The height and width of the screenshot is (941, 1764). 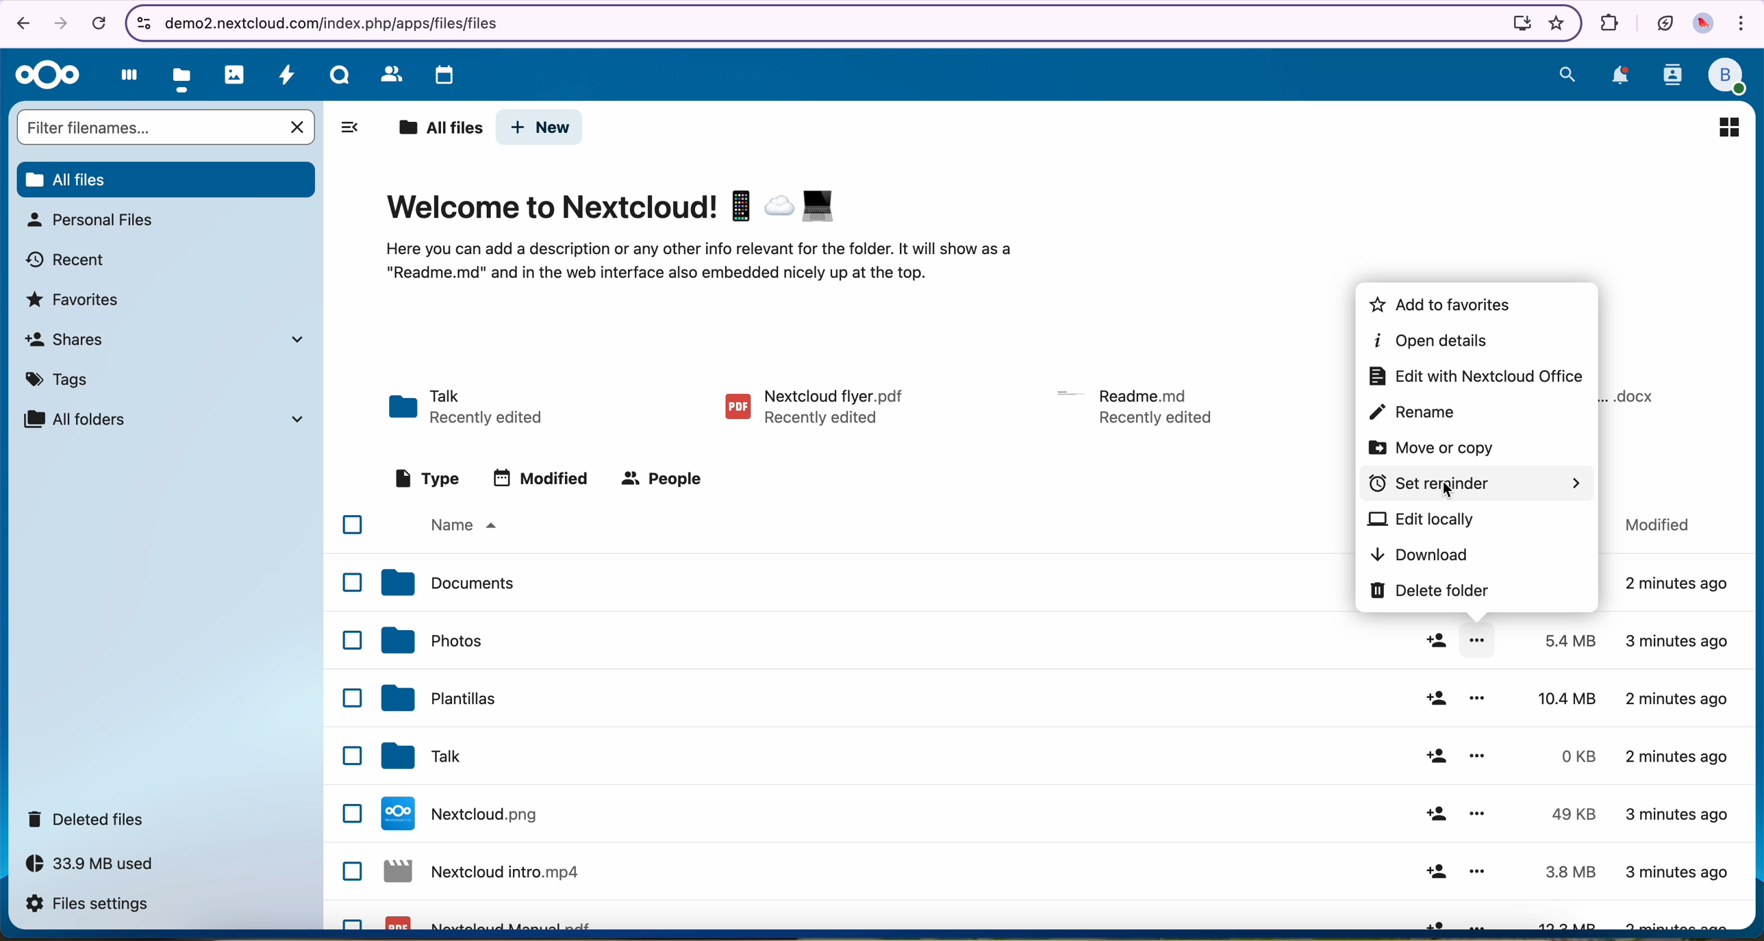 What do you see at coordinates (1677, 816) in the screenshot?
I see `3 minutes ago` at bounding box center [1677, 816].